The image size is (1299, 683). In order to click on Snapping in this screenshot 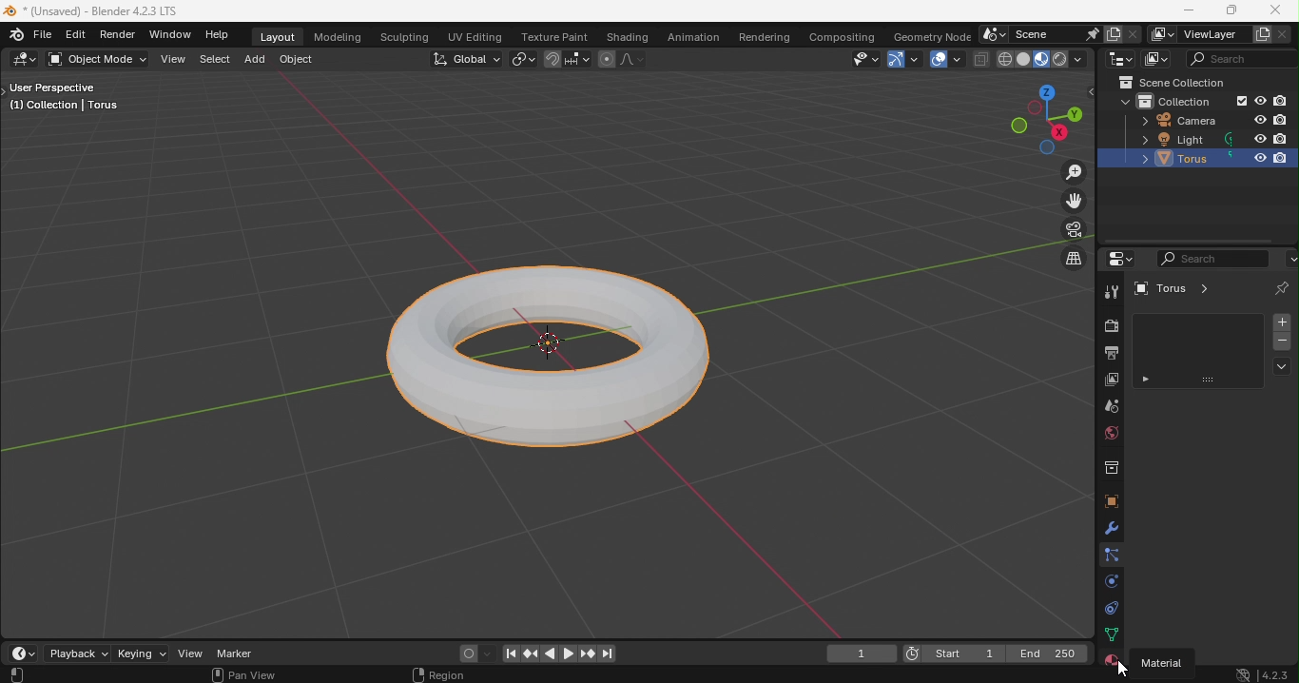, I will do `click(579, 58)`.